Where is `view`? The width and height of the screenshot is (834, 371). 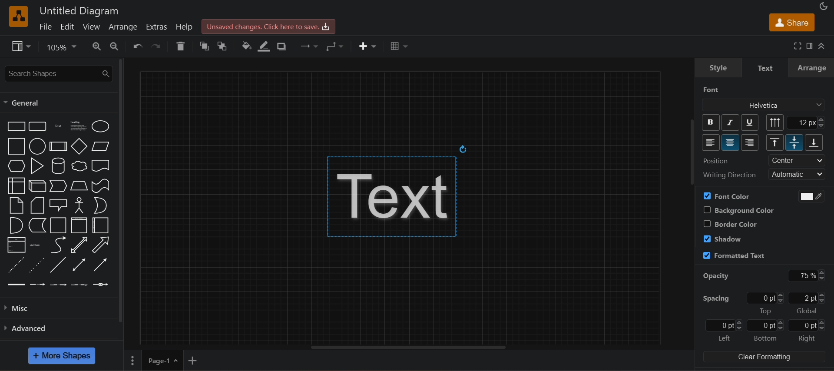
view is located at coordinates (90, 26).